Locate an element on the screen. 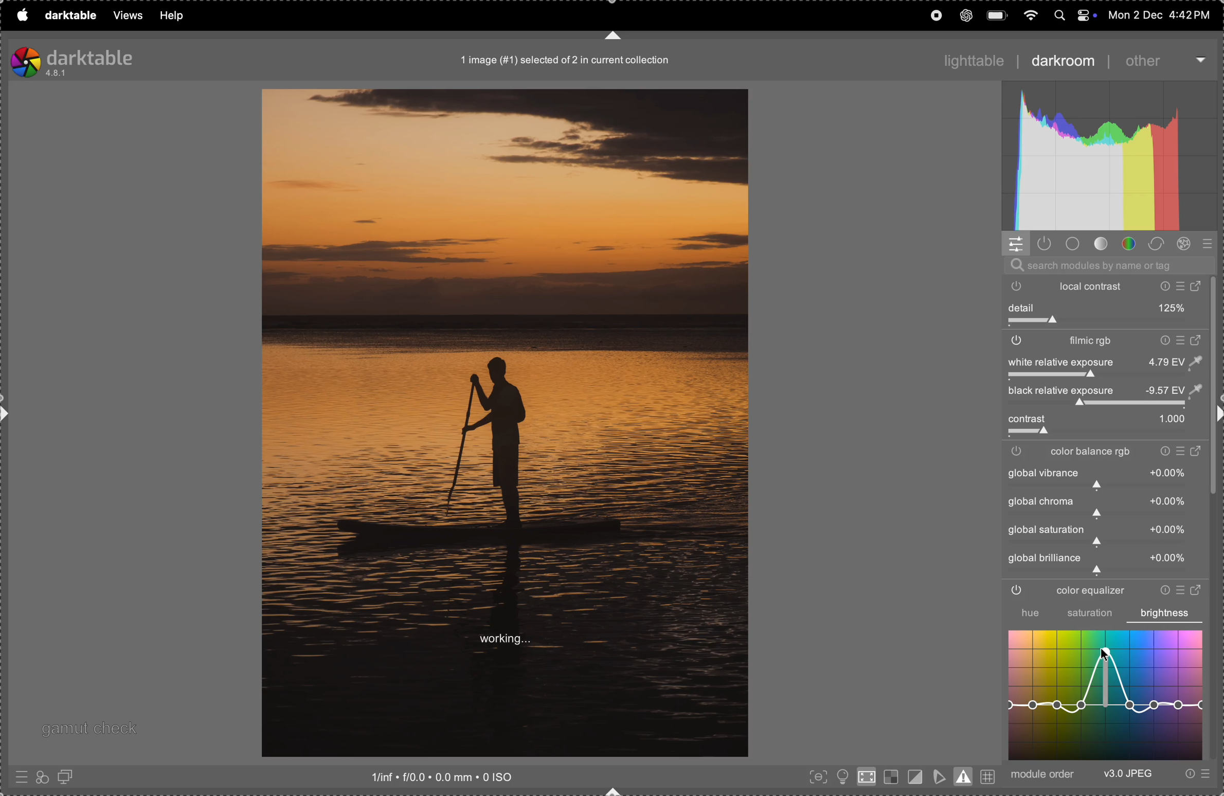 This screenshot has height=796, width=1224. apple menu is located at coordinates (21, 15).